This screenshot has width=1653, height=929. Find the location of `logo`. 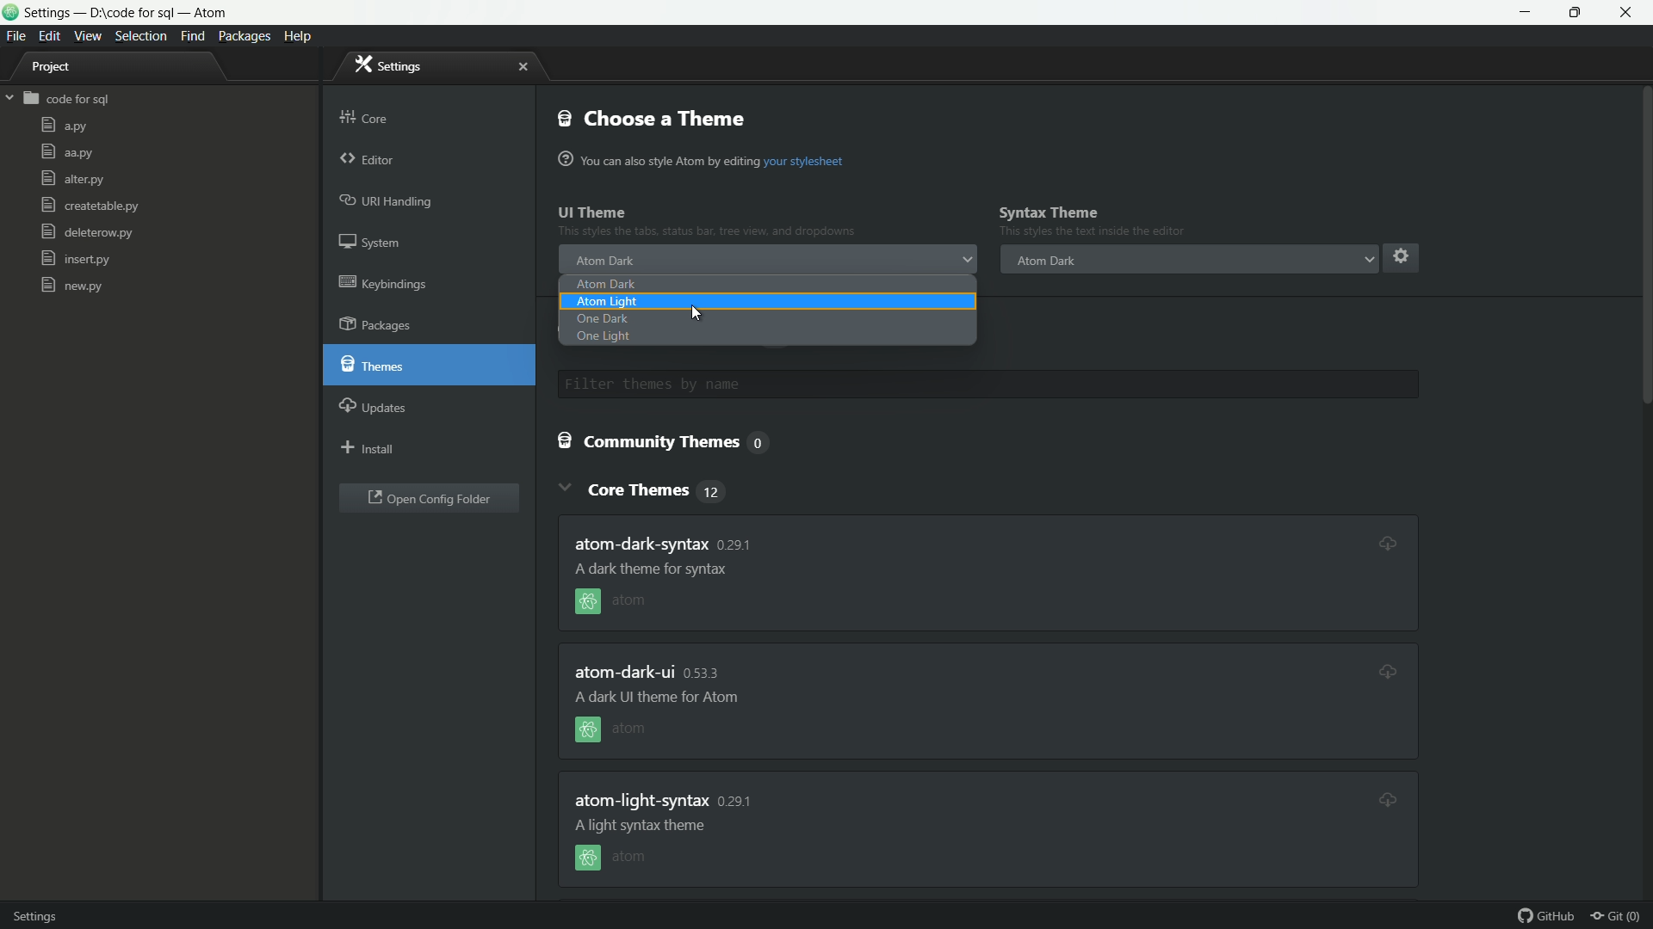

logo is located at coordinates (10, 15).